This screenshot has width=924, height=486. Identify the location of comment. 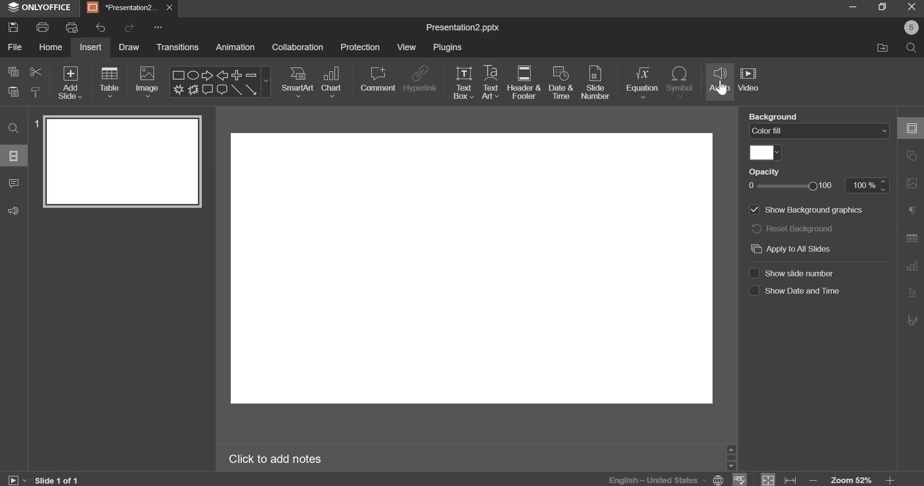
(17, 184).